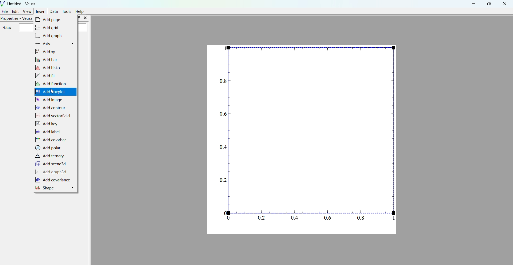 This screenshot has width=513, height=265. What do you see at coordinates (50, 28) in the screenshot?
I see `Add grid` at bounding box center [50, 28].